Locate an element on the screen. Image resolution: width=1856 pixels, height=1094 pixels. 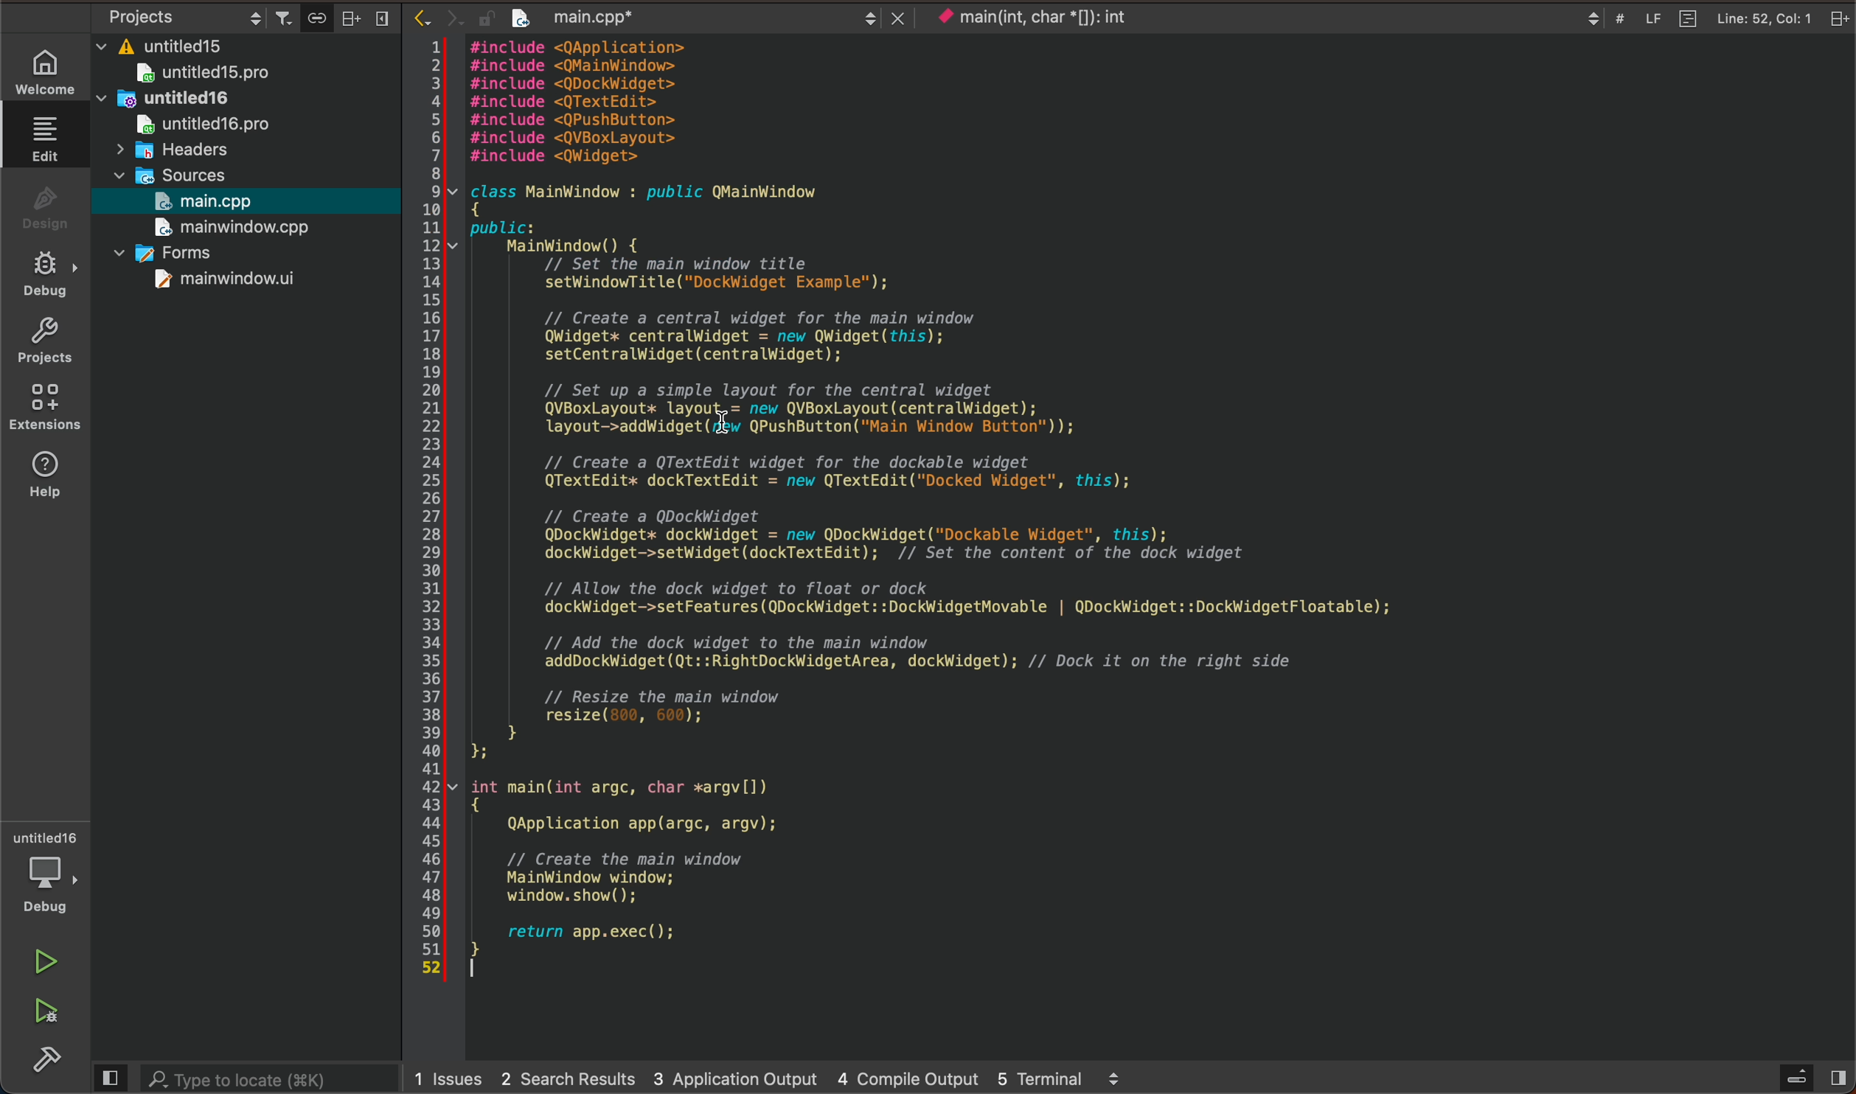
forms is located at coordinates (177, 252).